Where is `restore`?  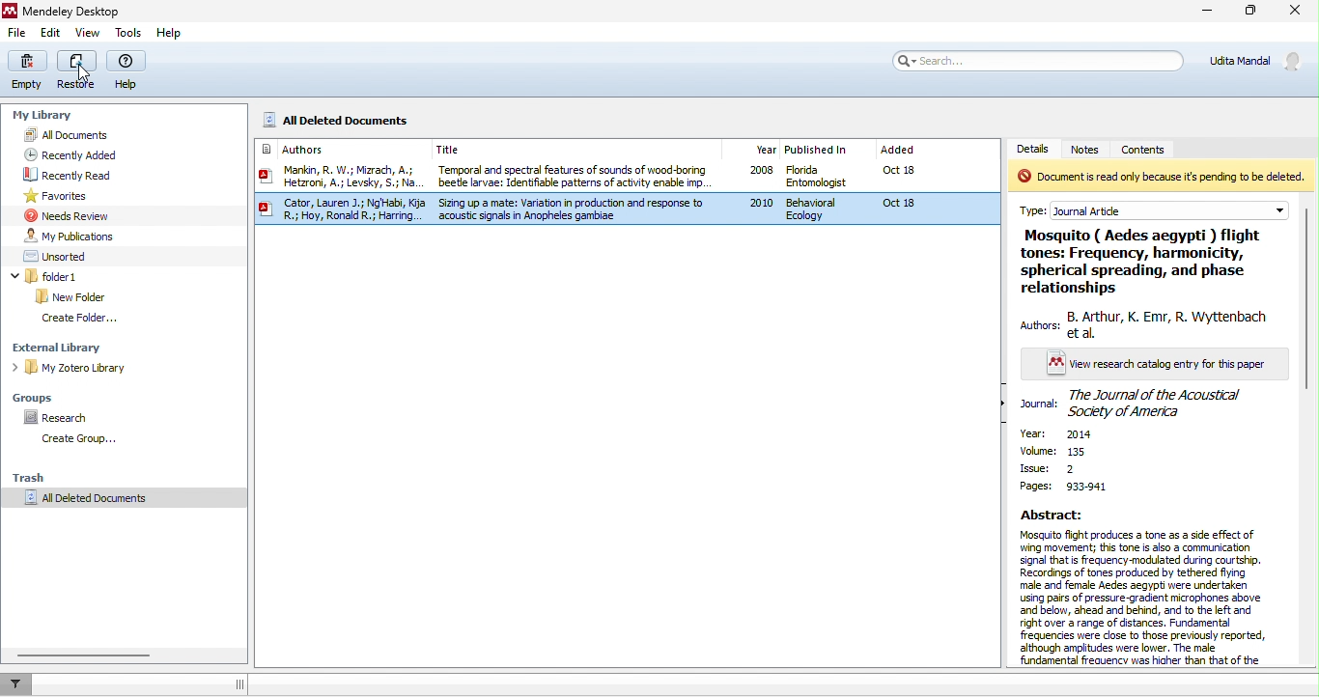
restore is located at coordinates (1253, 13).